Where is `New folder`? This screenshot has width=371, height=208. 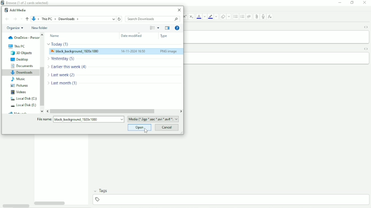 New folder is located at coordinates (39, 28).